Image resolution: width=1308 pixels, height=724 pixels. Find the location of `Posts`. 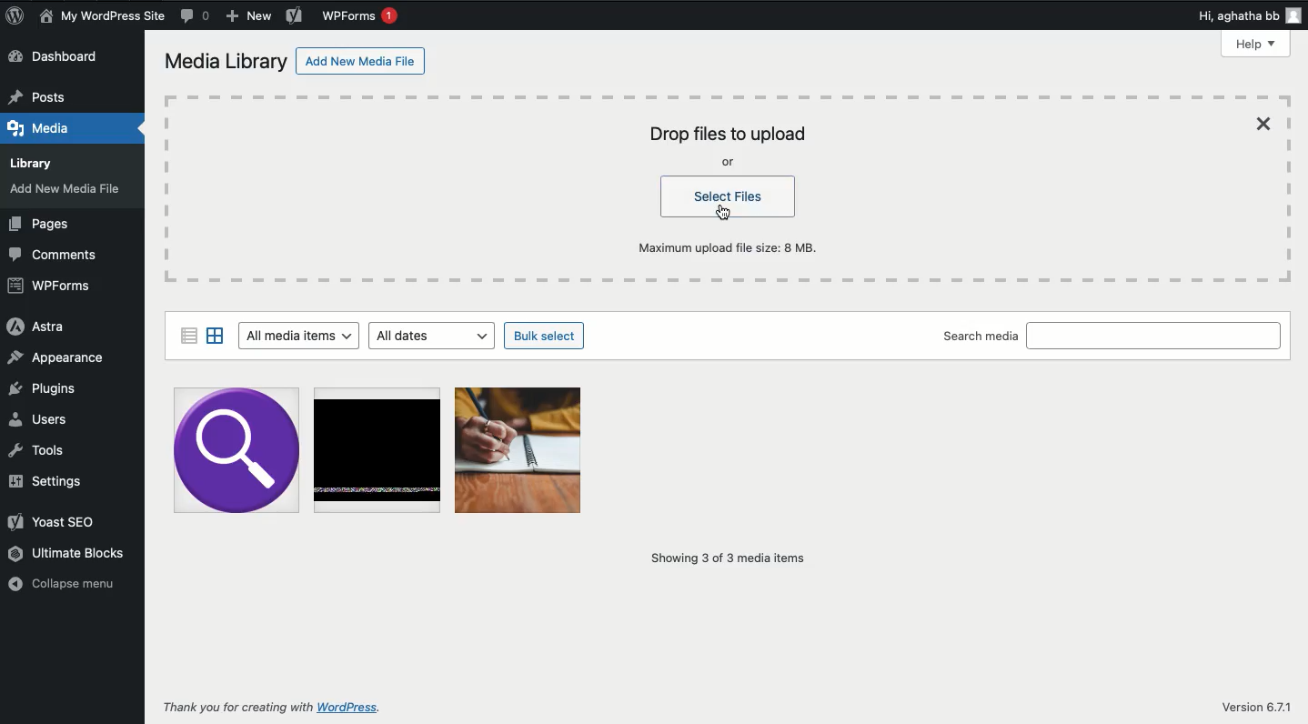

Posts is located at coordinates (43, 93).